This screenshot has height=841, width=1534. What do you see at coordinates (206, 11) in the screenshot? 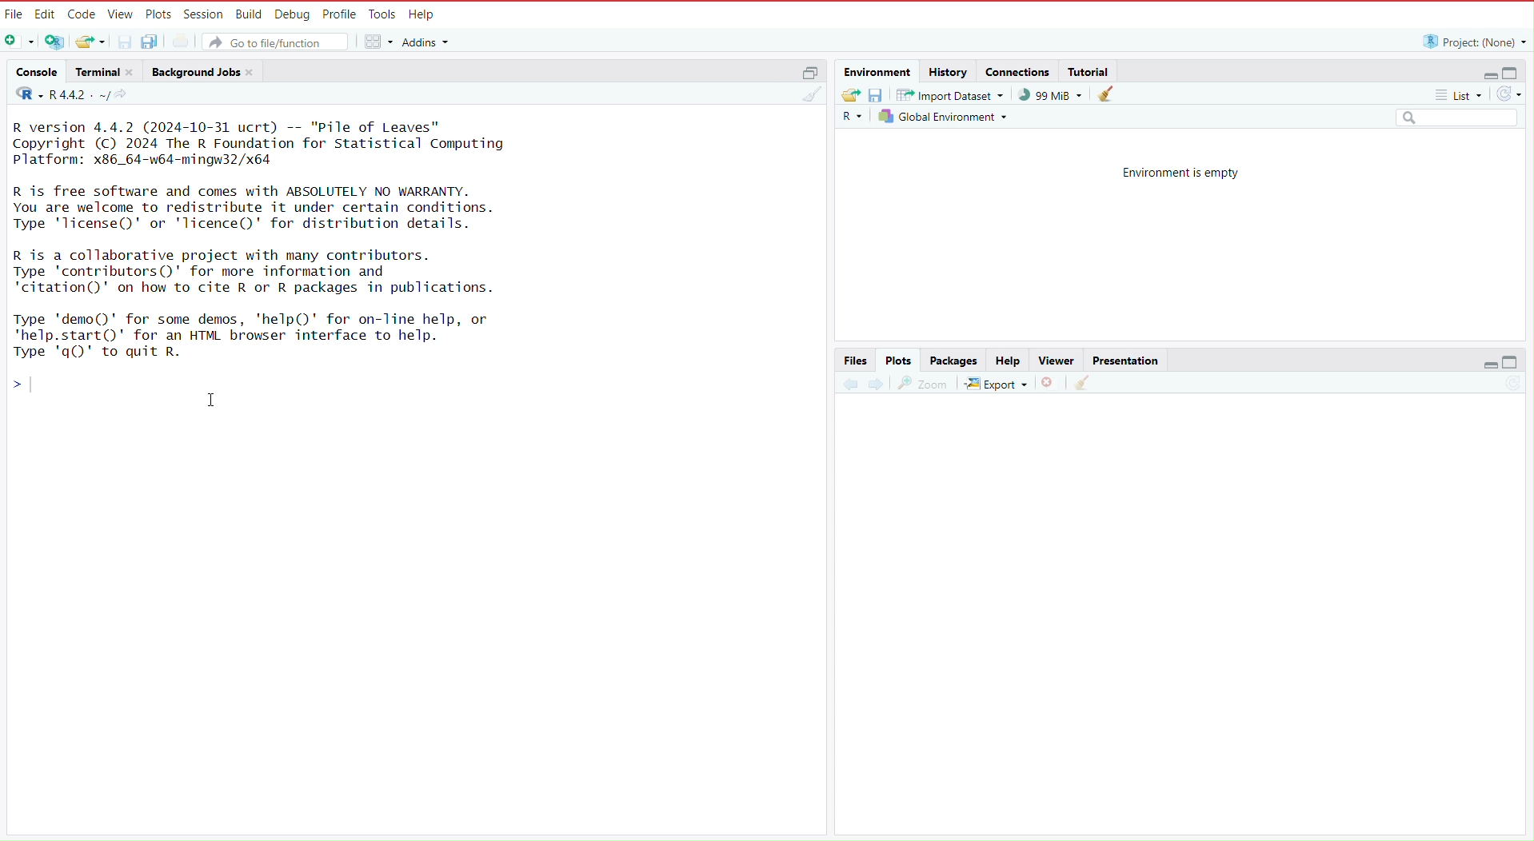
I see `session` at bounding box center [206, 11].